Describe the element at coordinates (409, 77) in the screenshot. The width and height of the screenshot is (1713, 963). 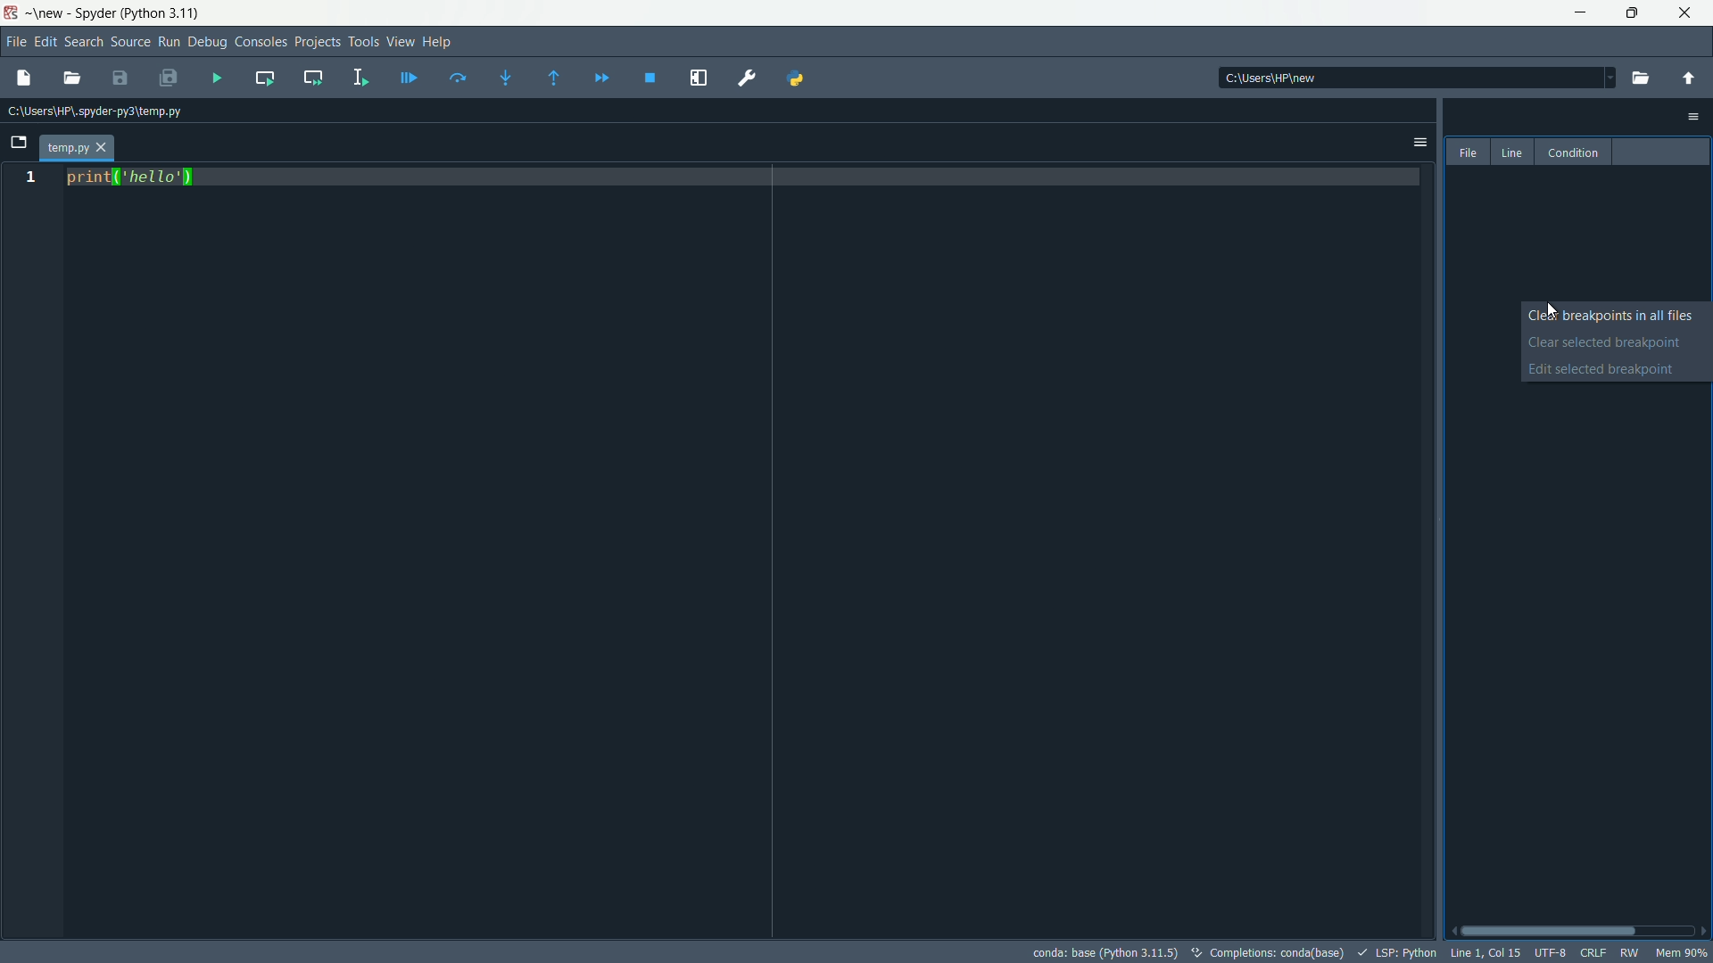
I see `debug file` at that location.